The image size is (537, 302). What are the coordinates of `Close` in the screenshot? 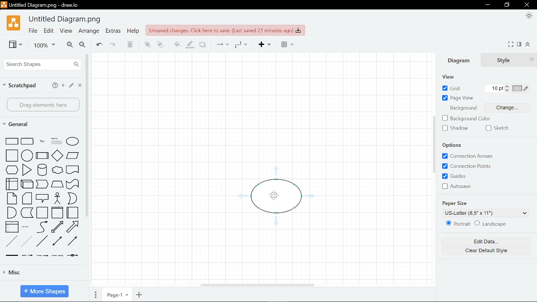 It's located at (80, 85).